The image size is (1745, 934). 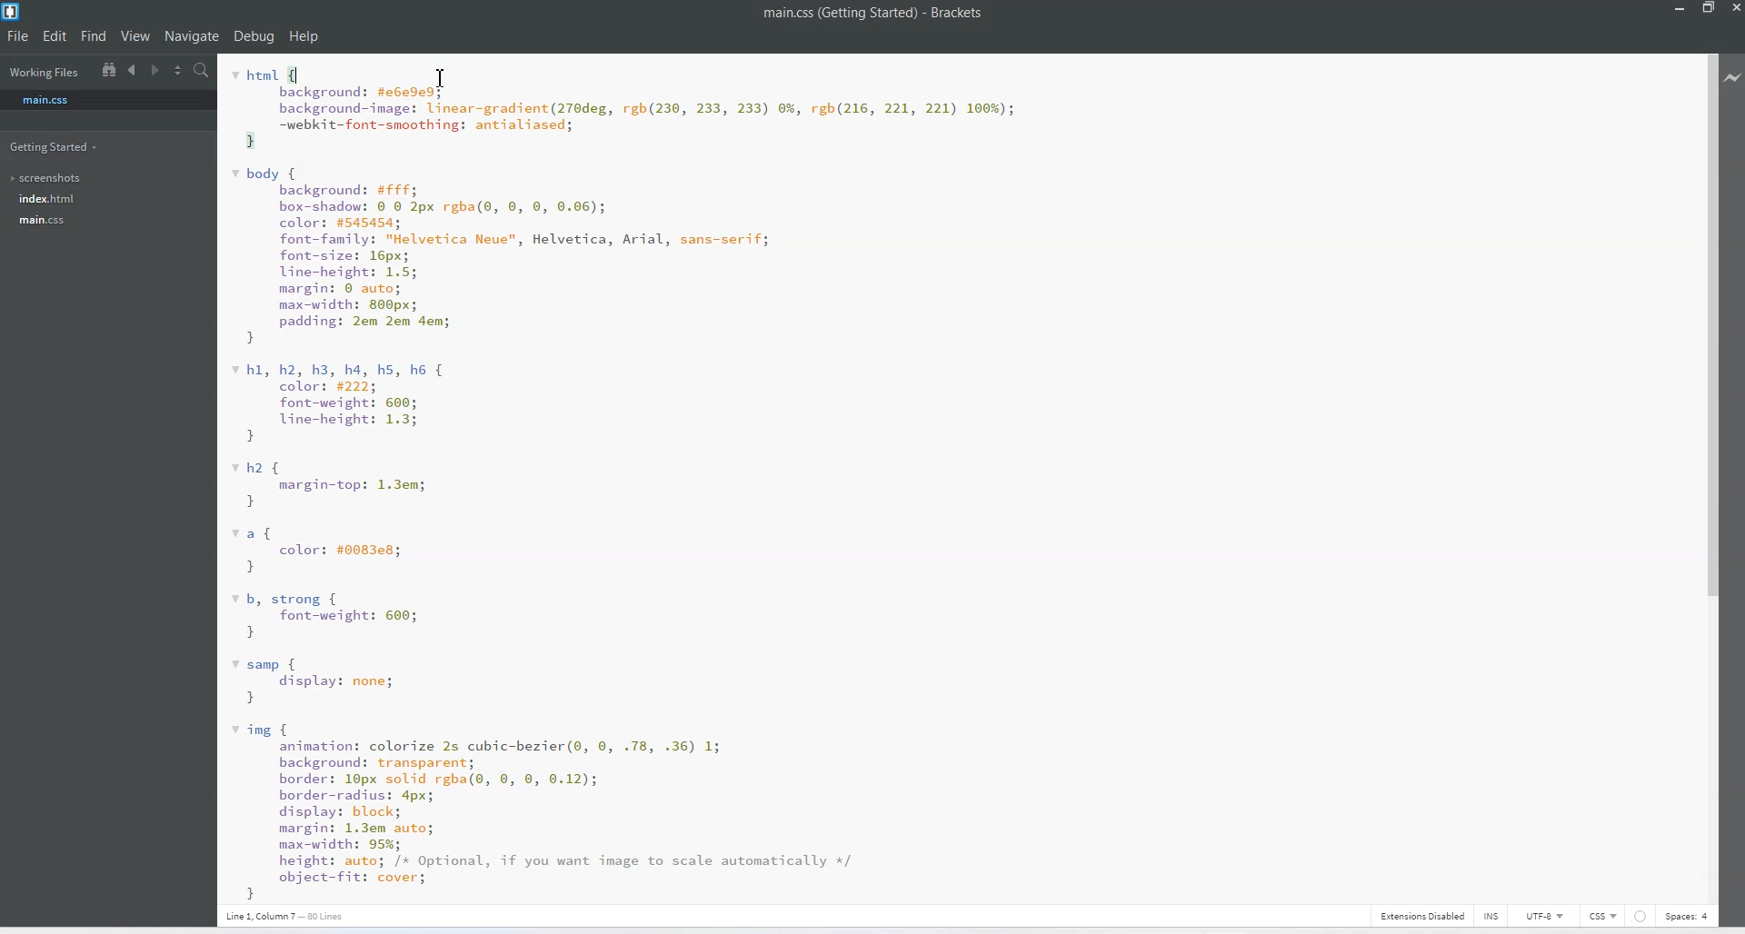 I want to click on main.css, so click(x=108, y=100).